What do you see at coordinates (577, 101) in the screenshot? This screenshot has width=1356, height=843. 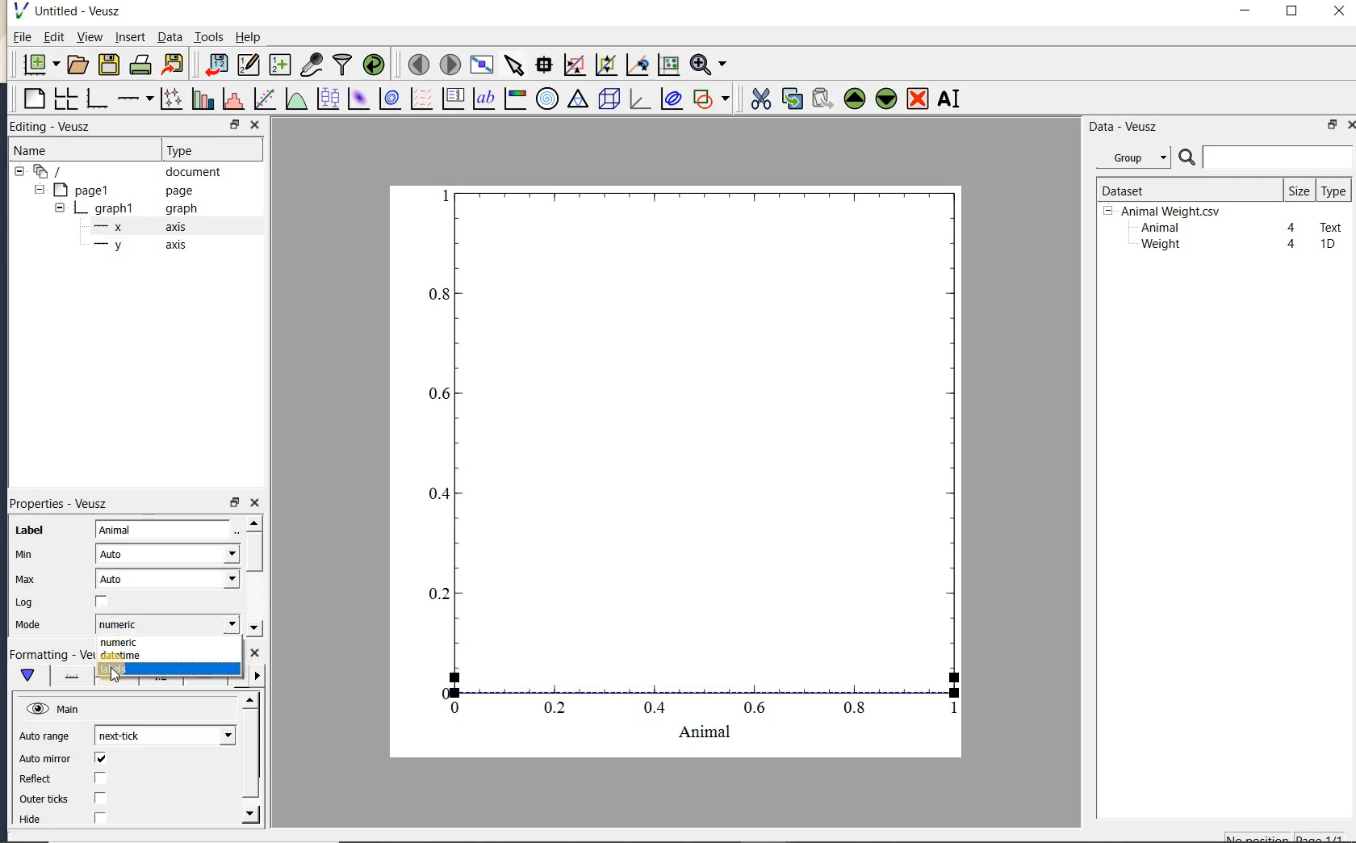 I see `ternary graph` at bounding box center [577, 101].